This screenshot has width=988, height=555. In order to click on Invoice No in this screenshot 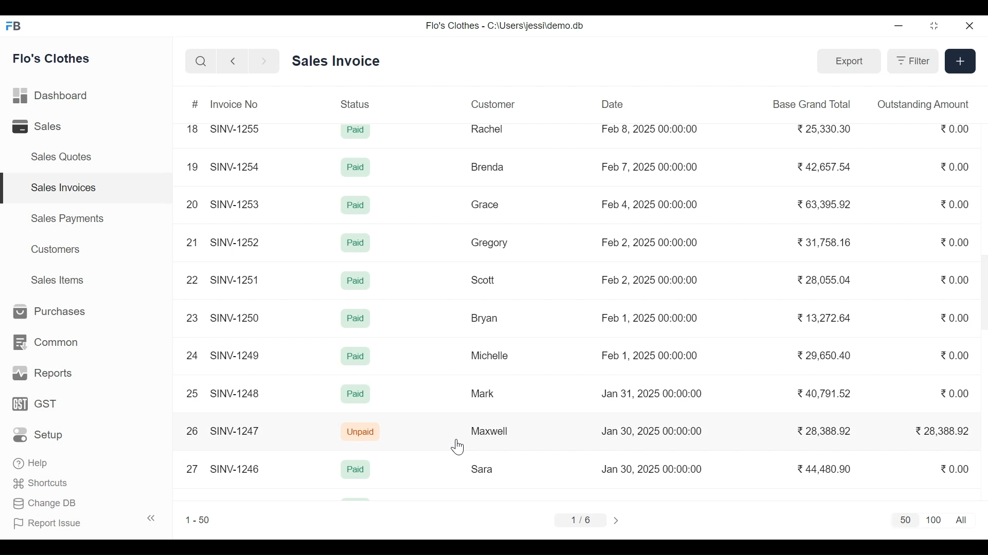, I will do `click(235, 104)`.